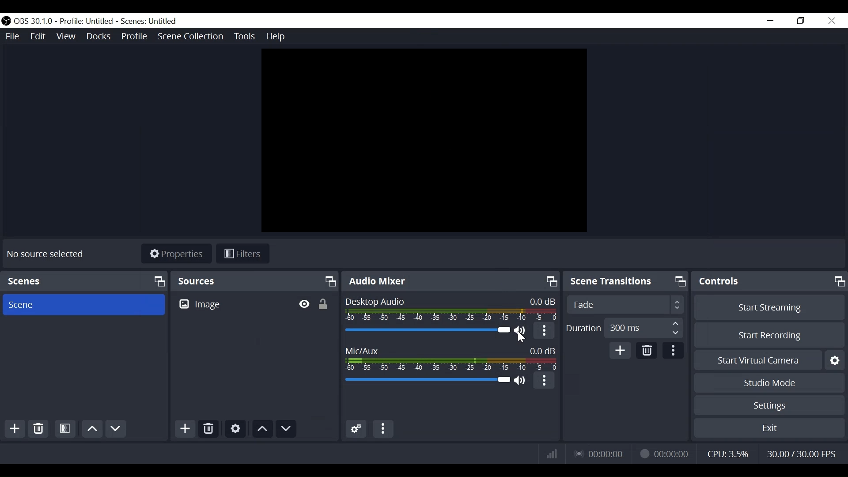  What do you see at coordinates (287, 428) in the screenshot?
I see `Move Down` at bounding box center [287, 428].